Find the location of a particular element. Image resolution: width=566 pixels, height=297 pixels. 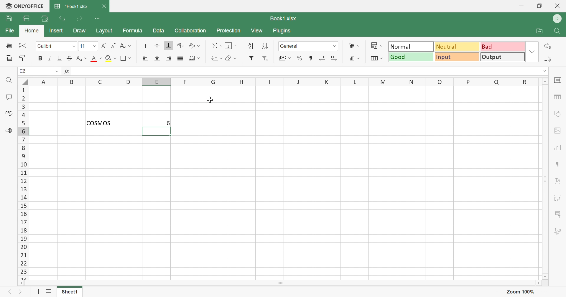

Draw is located at coordinates (80, 31).